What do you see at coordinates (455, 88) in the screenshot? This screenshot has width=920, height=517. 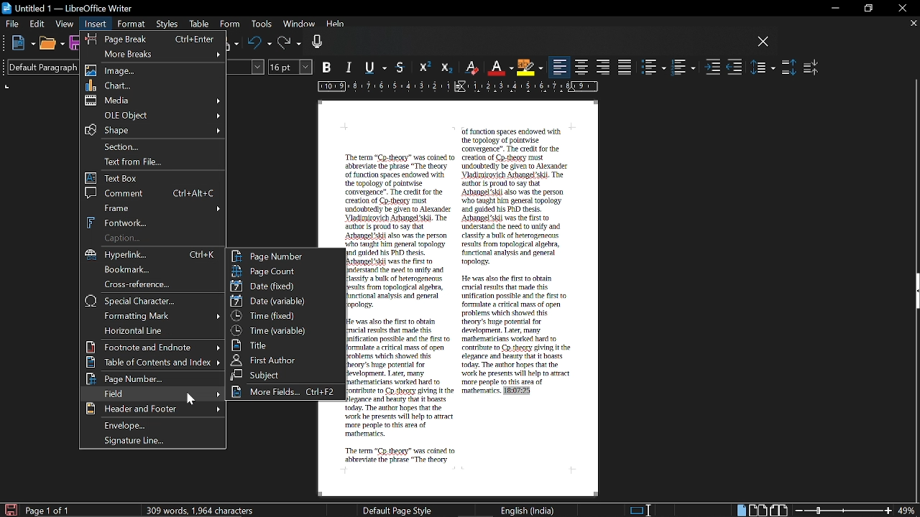 I see `Ruler` at bounding box center [455, 88].